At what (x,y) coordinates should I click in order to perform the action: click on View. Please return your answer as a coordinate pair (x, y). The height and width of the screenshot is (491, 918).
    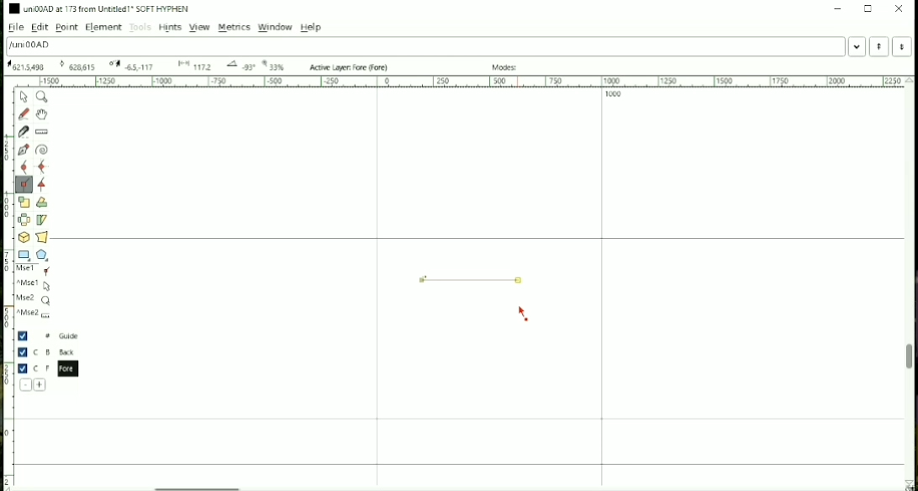
    Looking at the image, I should click on (198, 27).